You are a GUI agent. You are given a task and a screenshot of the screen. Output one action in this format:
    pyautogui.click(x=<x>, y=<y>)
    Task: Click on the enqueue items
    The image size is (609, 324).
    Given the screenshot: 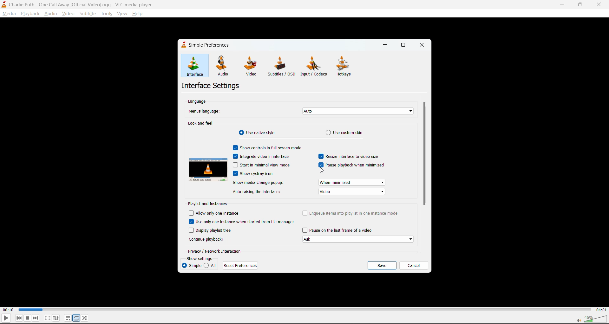 What is the action you would take?
    pyautogui.click(x=357, y=213)
    